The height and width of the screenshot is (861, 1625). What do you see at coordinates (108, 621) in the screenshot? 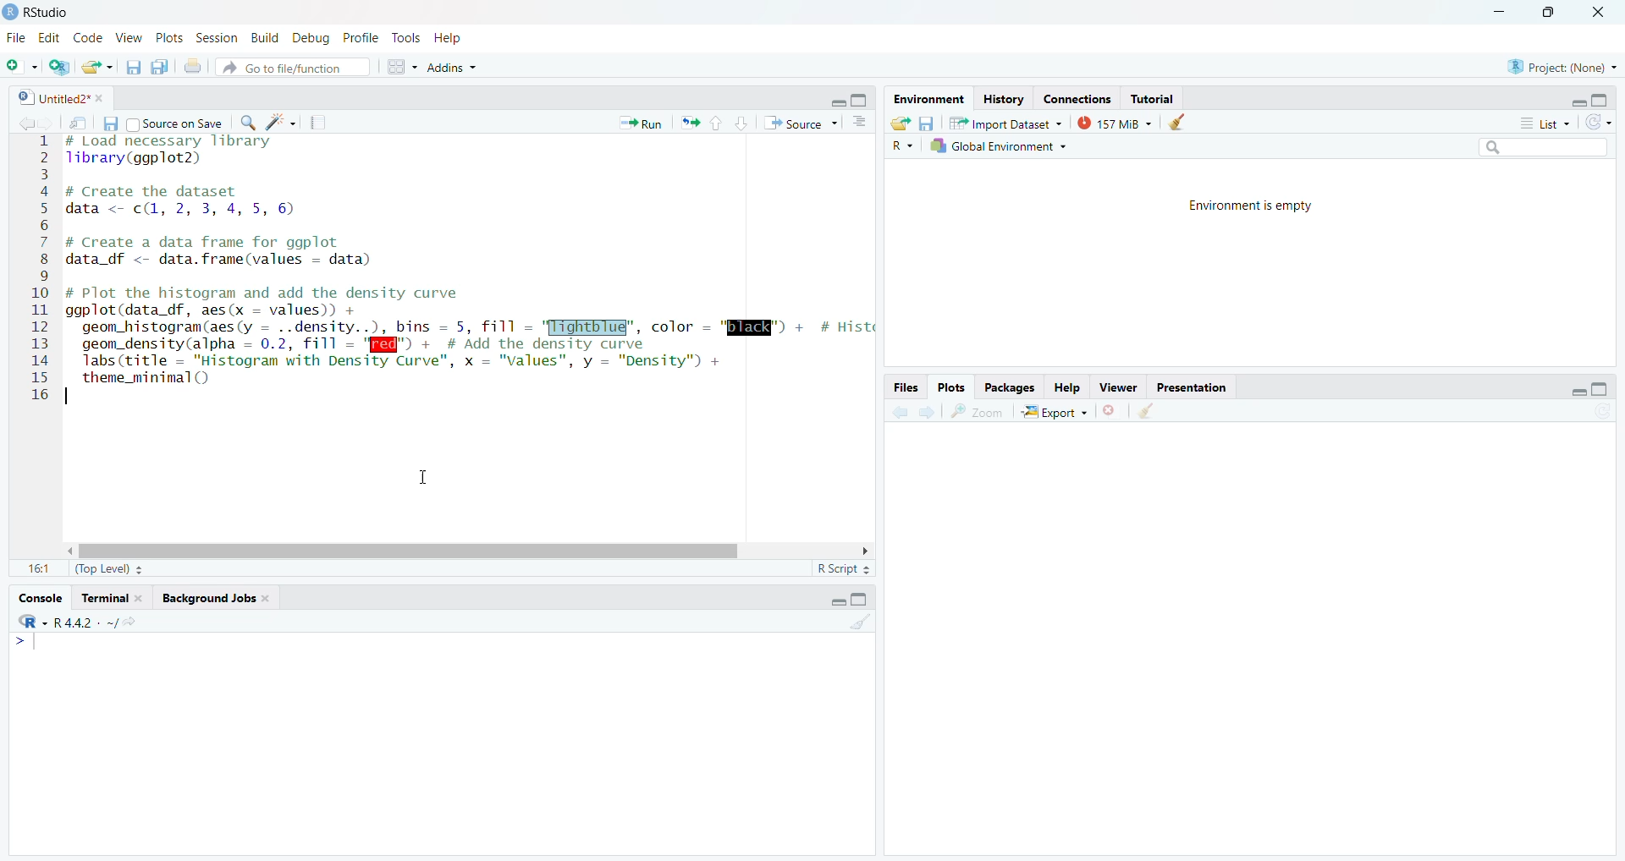
I see `. ~/` at bounding box center [108, 621].